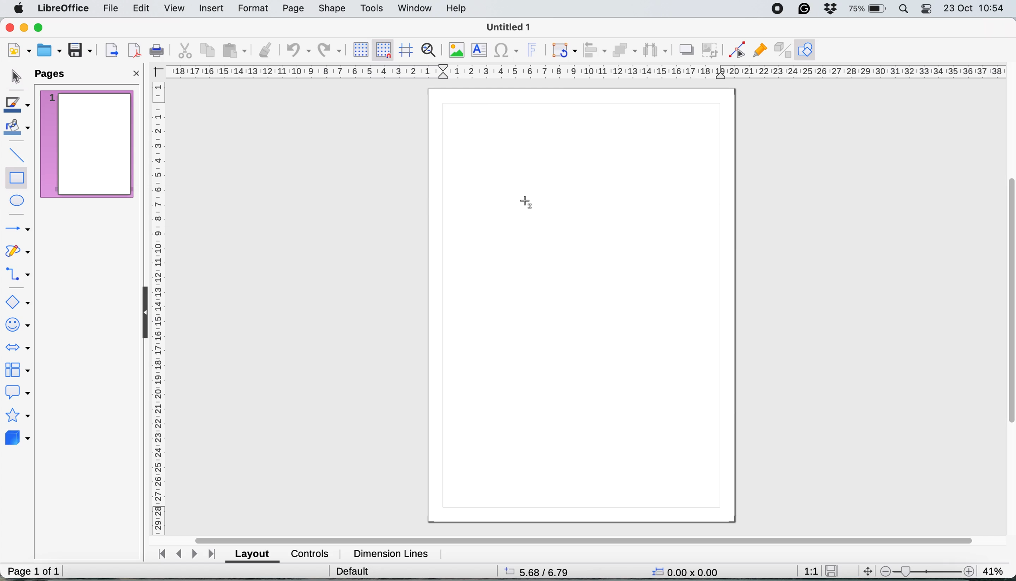 The height and width of the screenshot is (581, 1016). I want to click on file, so click(109, 9).